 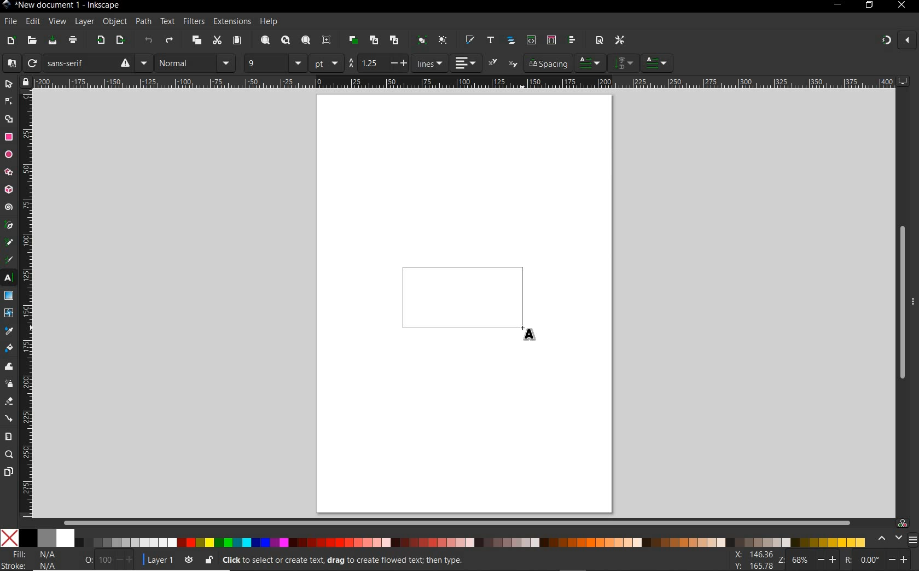 I want to click on open file dialog, so click(x=31, y=41).